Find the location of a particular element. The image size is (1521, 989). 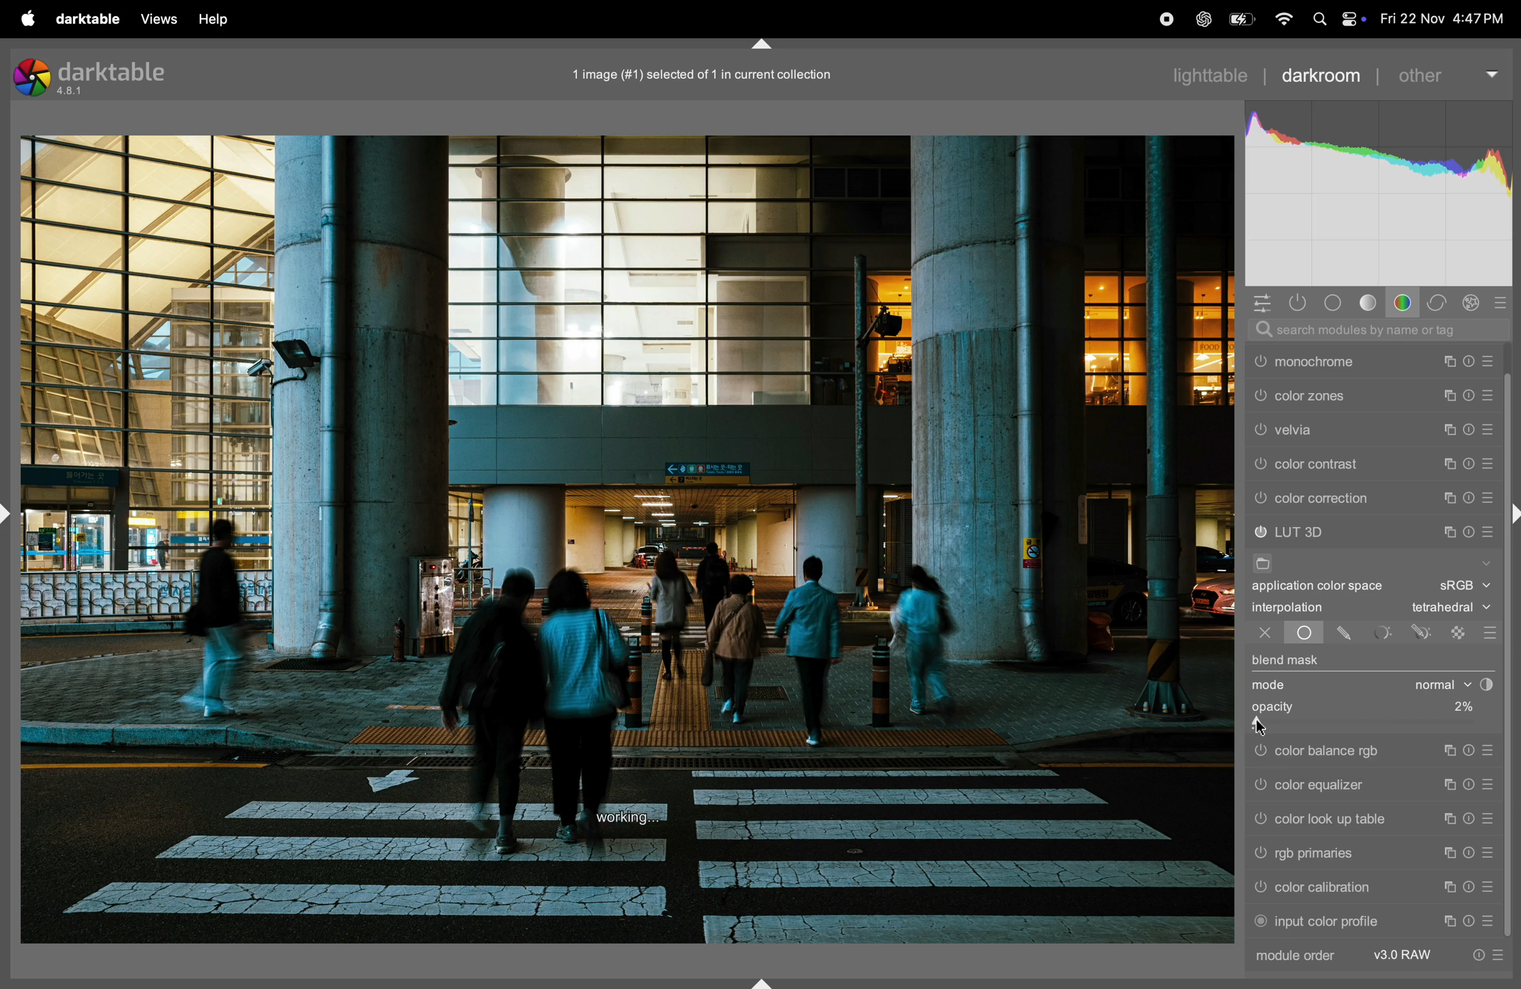

velvia  is located at coordinates (1354, 460).